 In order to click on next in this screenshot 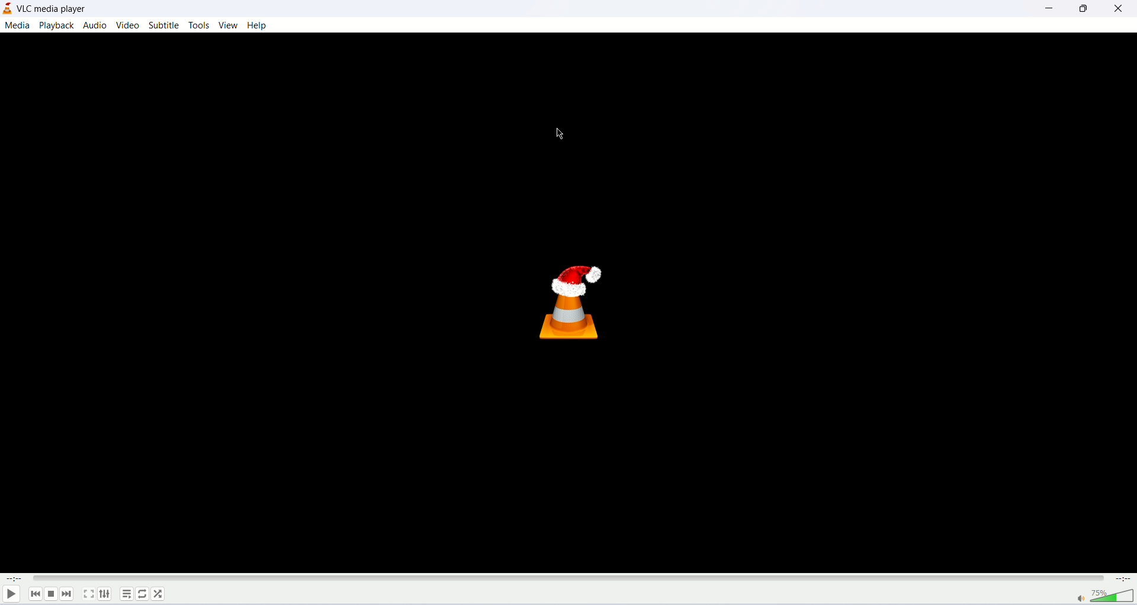, I will do `click(68, 596)`.